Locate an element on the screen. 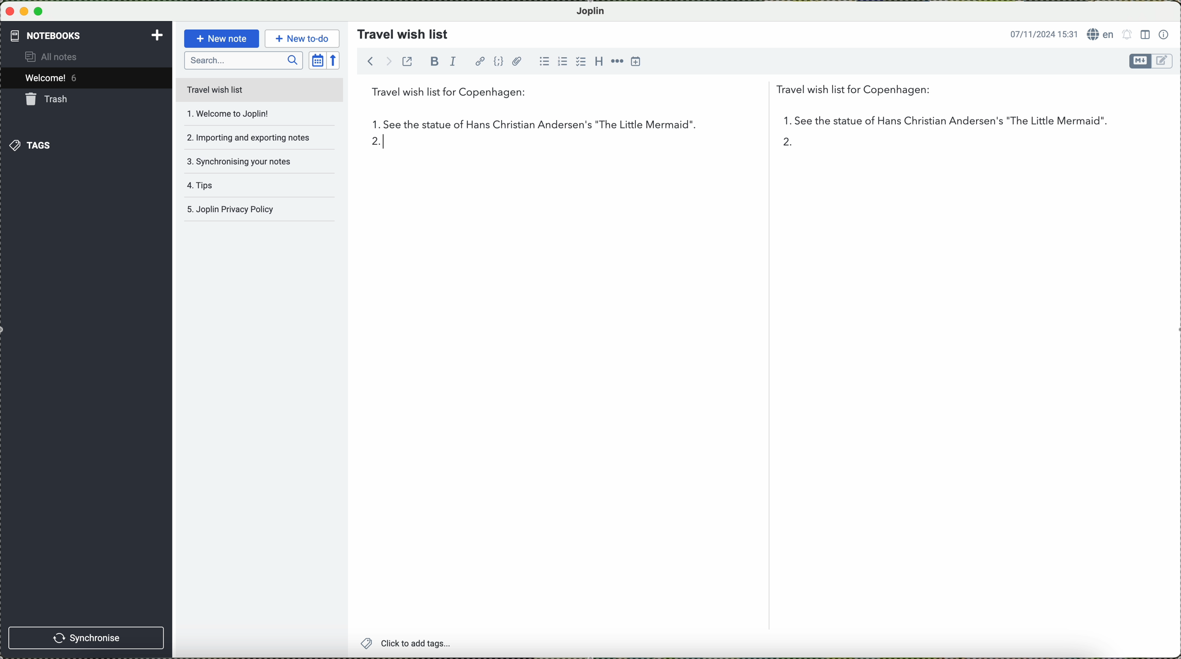  toggle editor layout is located at coordinates (1145, 35).